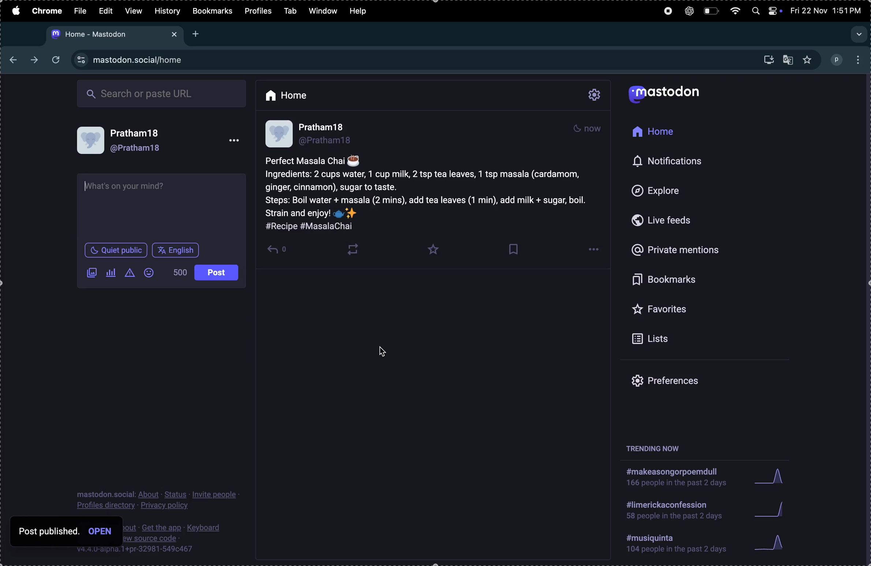 Image resolution: width=871 pixels, height=566 pixels. I want to click on profile, so click(836, 59).